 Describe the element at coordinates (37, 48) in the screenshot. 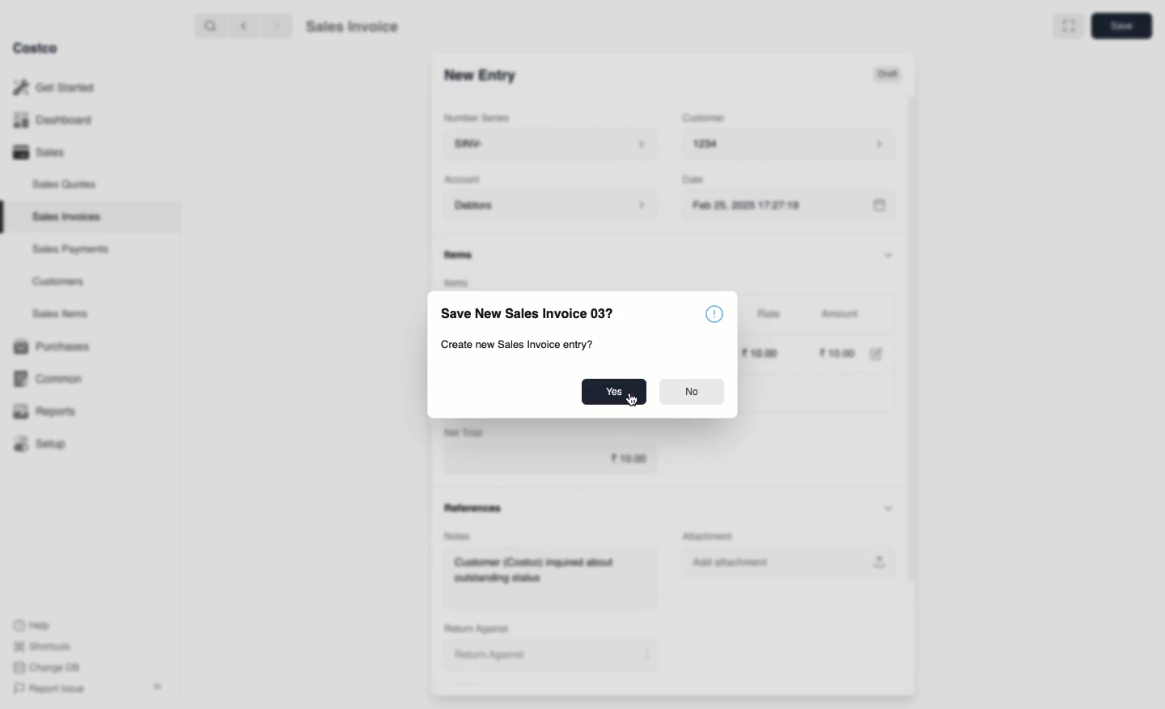

I see `Costco` at that location.